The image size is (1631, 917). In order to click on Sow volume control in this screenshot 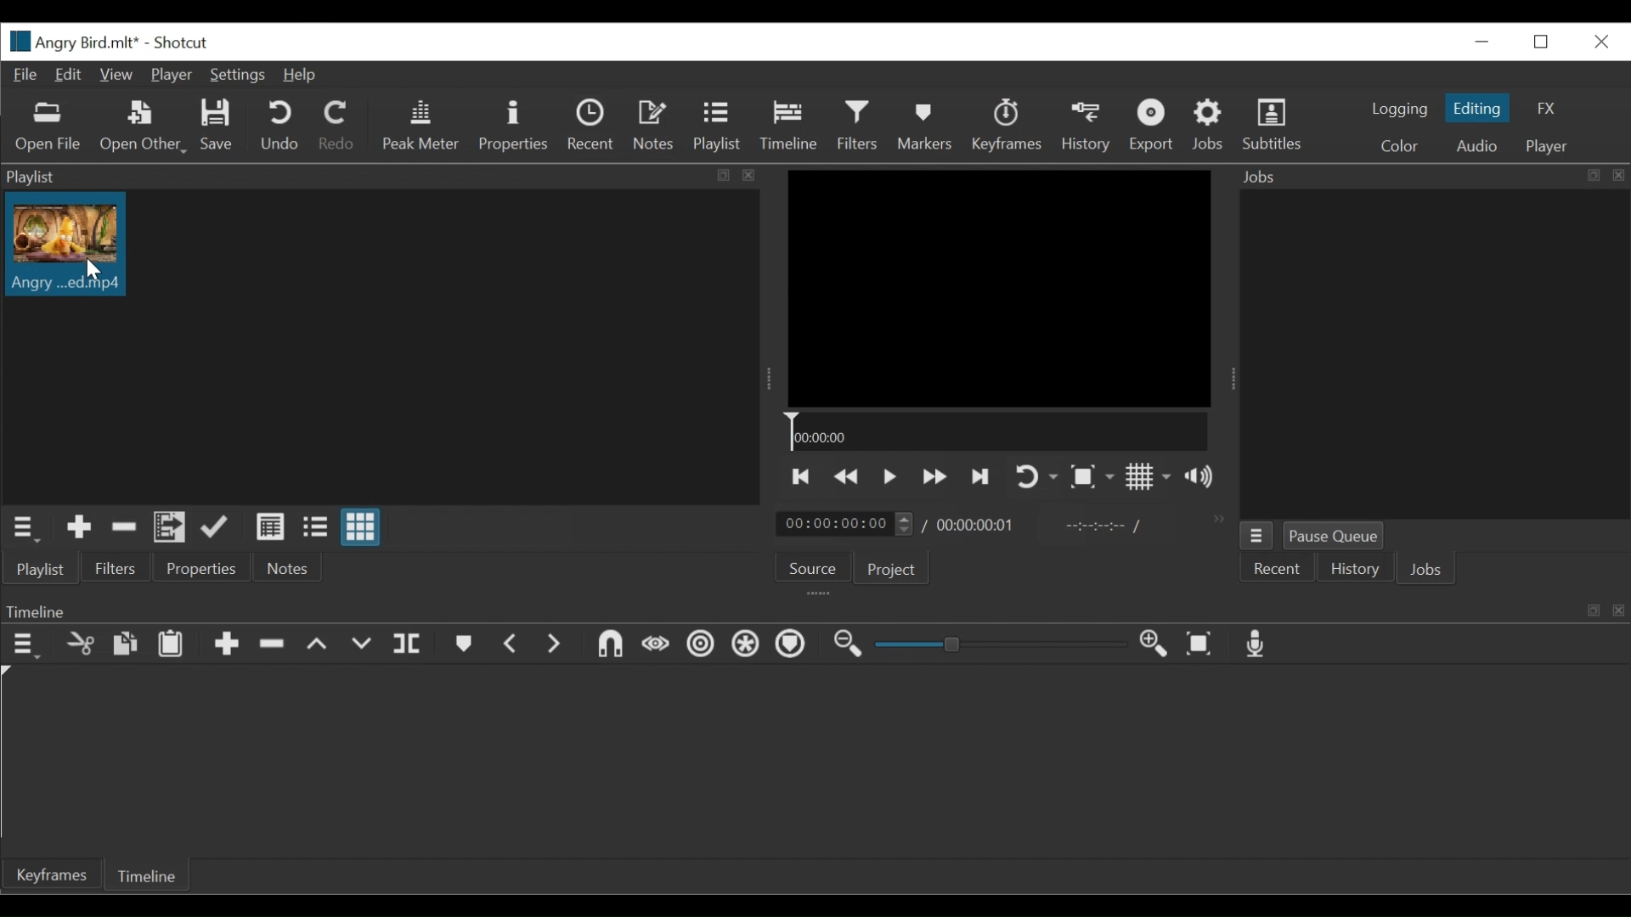, I will do `click(1199, 476)`.